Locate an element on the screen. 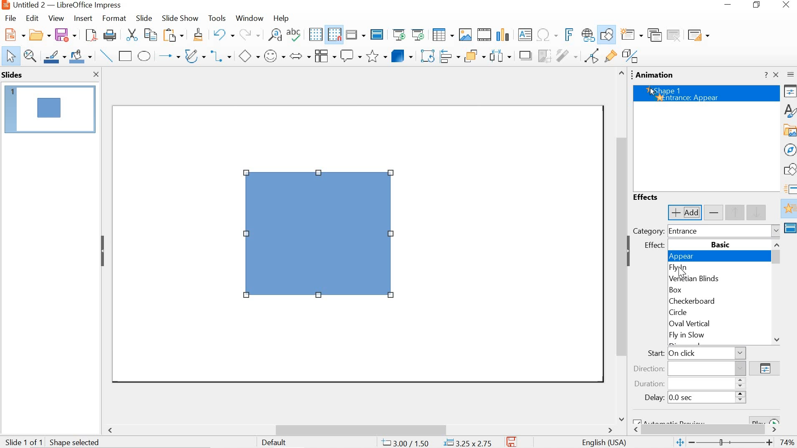 Image resolution: width=797 pixels, height=448 pixels. stars and banners is located at coordinates (375, 57).